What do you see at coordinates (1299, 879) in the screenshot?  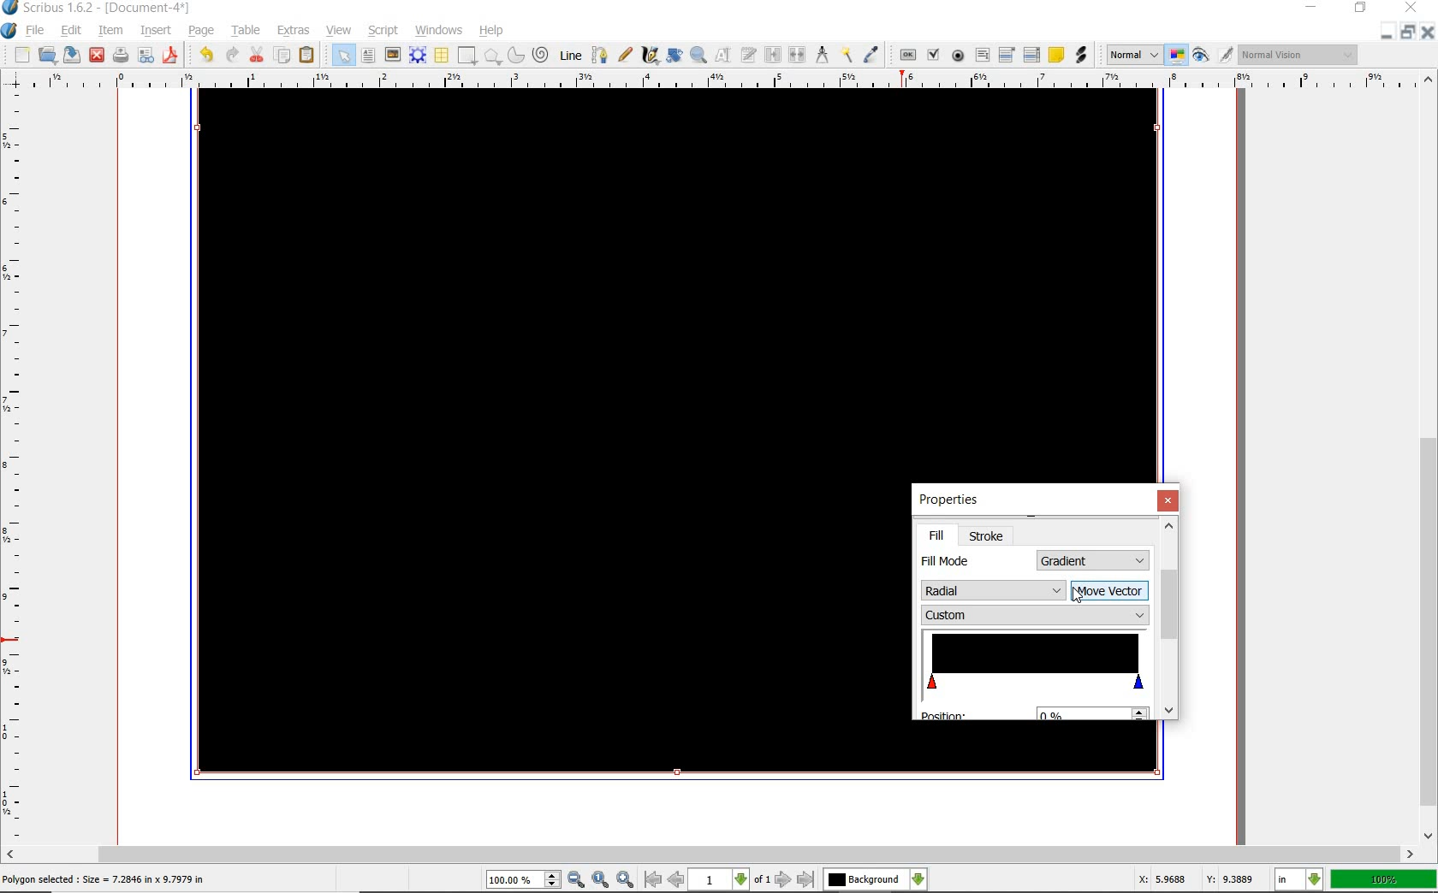 I see `in` at bounding box center [1299, 879].